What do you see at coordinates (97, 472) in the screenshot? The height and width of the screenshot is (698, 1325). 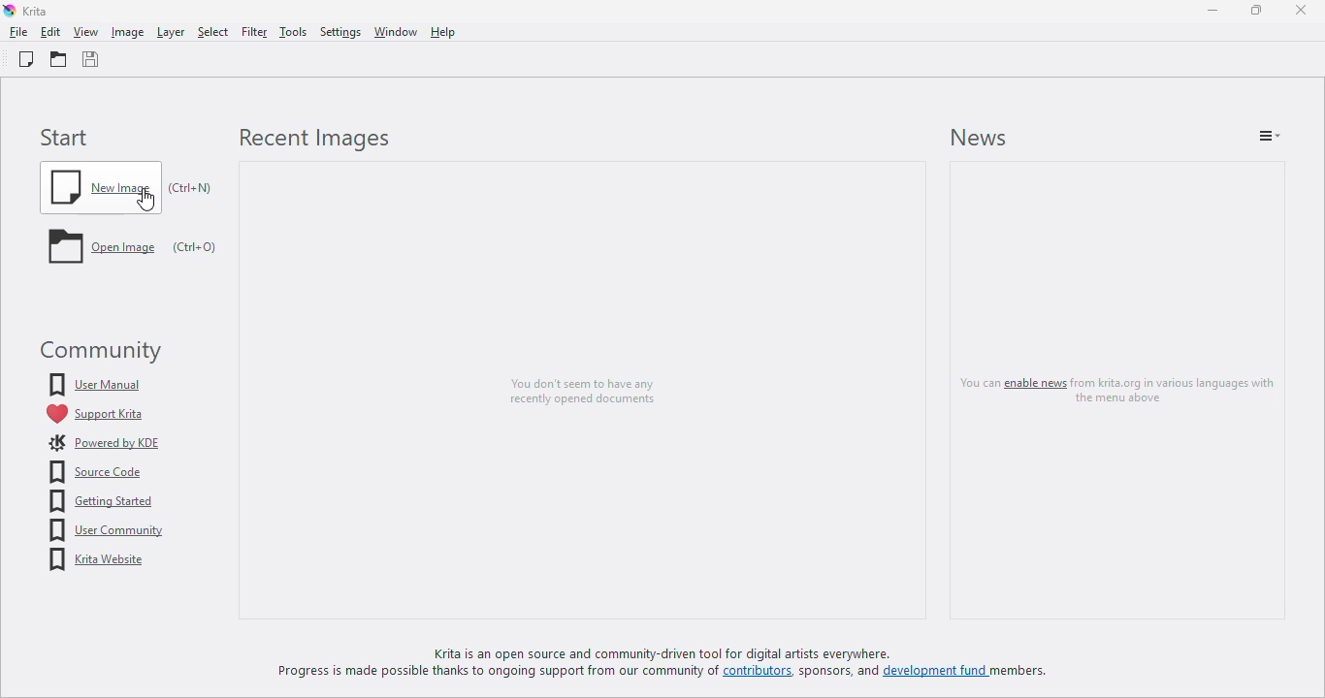 I see `source code` at bounding box center [97, 472].